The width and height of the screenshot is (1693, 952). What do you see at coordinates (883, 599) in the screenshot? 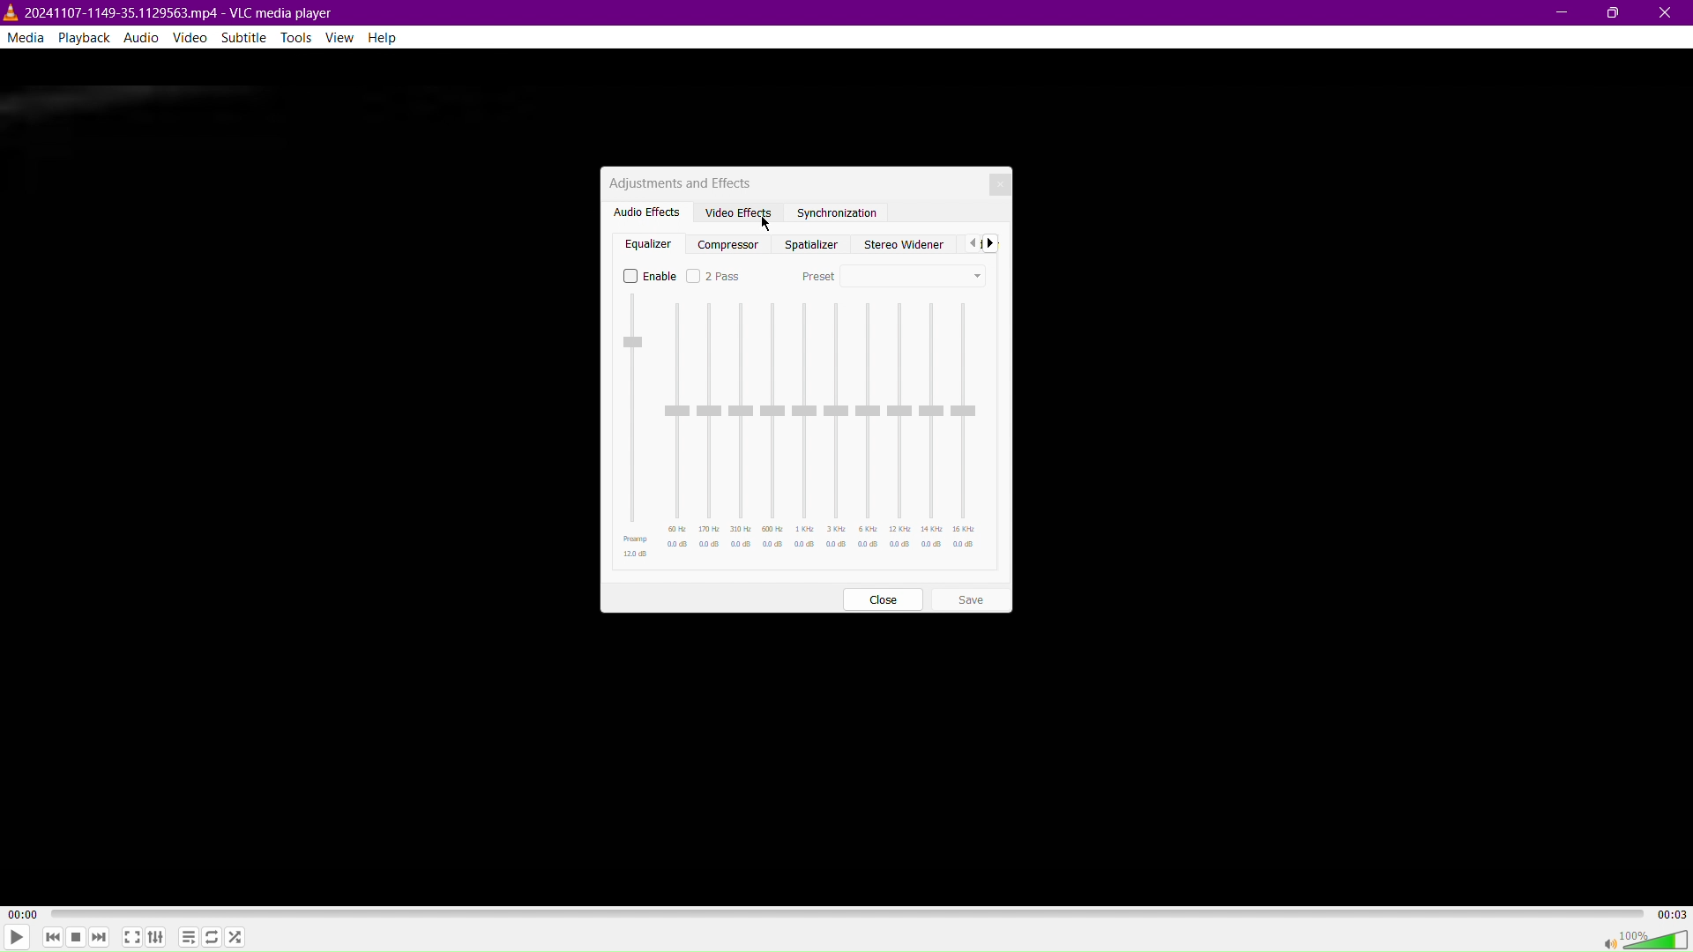
I see `Close` at bounding box center [883, 599].